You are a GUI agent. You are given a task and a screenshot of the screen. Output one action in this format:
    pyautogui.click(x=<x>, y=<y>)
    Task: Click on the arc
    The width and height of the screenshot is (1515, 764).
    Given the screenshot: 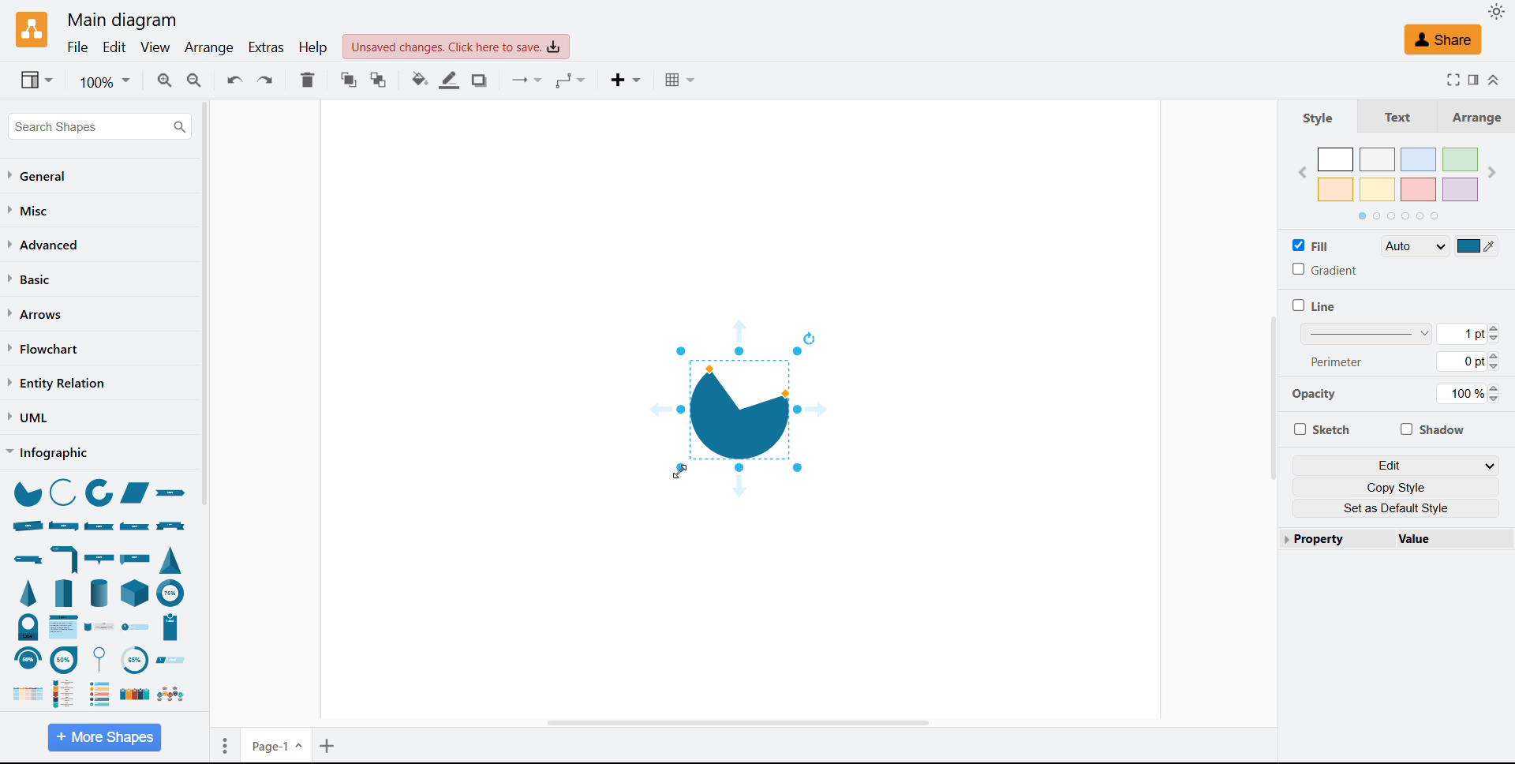 What is the action you would take?
    pyautogui.click(x=62, y=491)
    